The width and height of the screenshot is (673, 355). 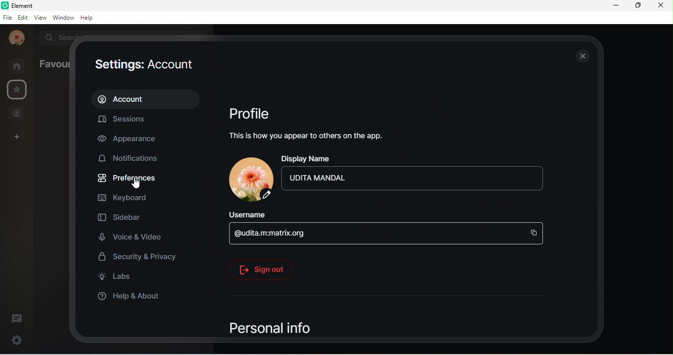 I want to click on account, so click(x=147, y=98).